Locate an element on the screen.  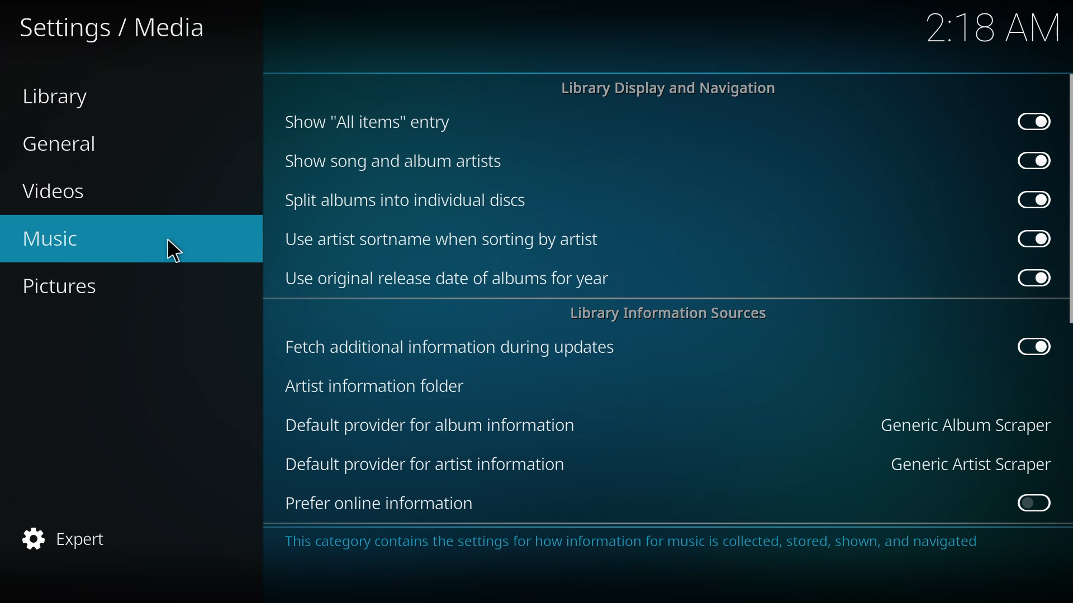
music is located at coordinates (54, 238).